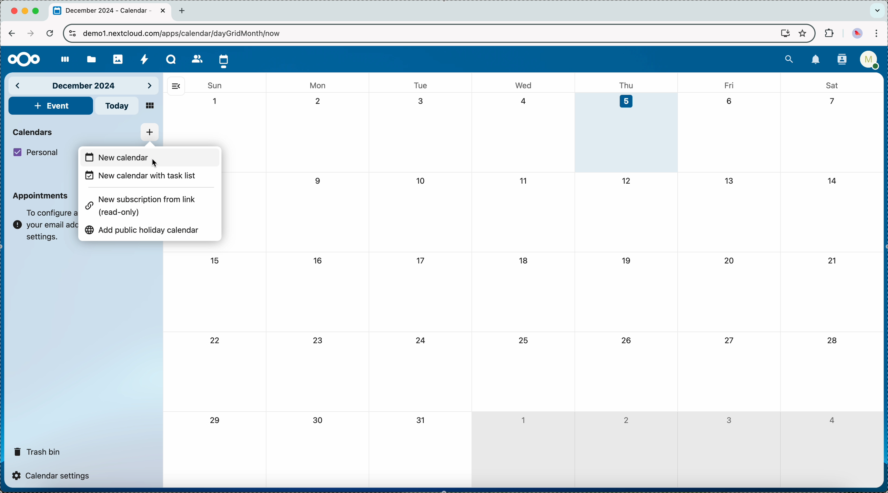 This screenshot has height=493, width=888. I want to click on search tabs, so click(877, 11).